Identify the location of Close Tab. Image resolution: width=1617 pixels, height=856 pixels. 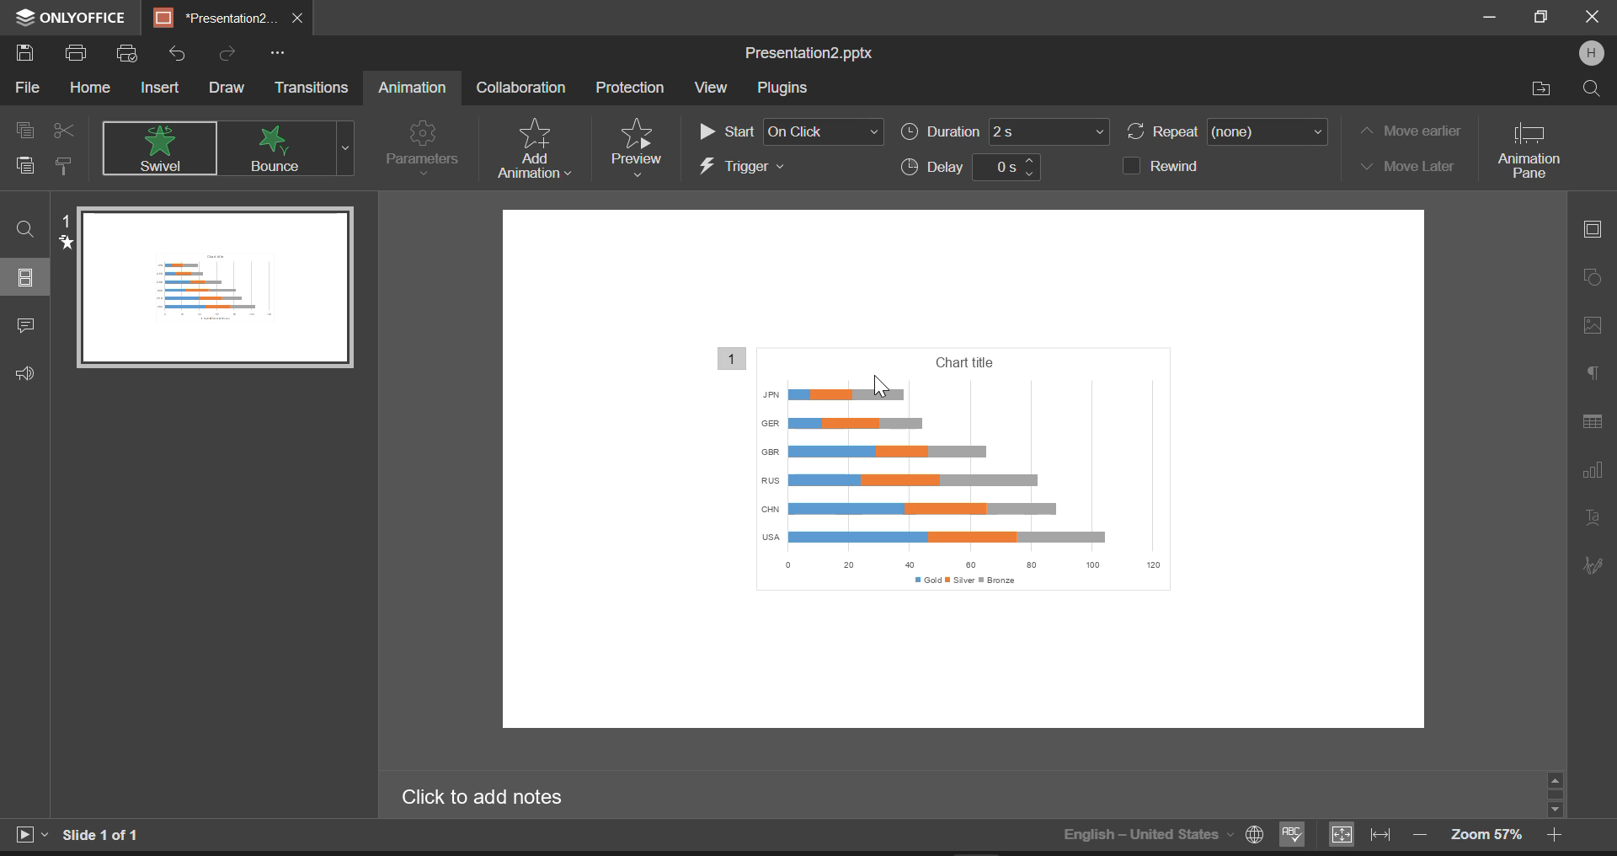
(299, 19).